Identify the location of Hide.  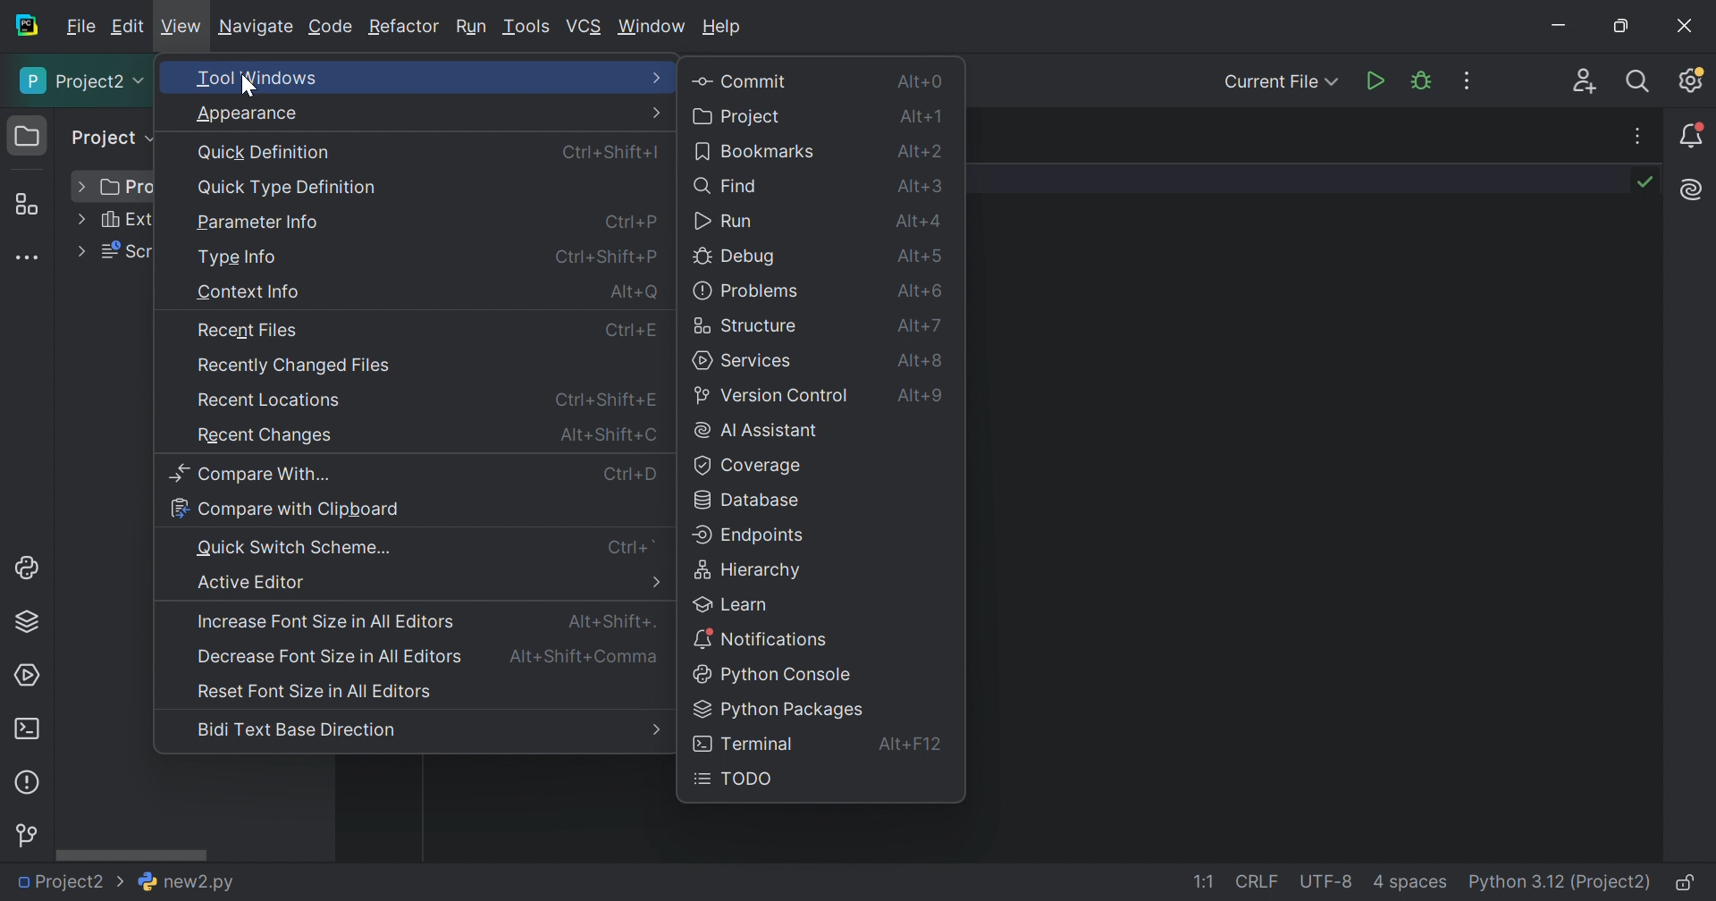
(1642, 137).